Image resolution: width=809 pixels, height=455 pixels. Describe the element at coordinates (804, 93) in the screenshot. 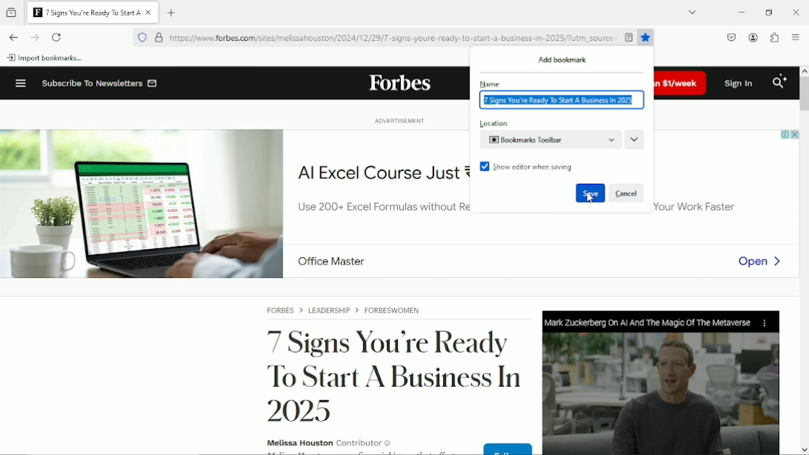

I see `Vertical scrollbar` at that location.